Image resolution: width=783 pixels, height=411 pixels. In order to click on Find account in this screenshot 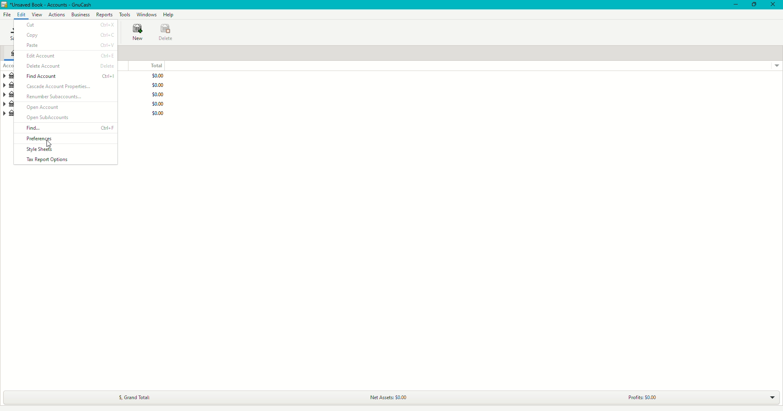, I will do `click(66, 76)`.